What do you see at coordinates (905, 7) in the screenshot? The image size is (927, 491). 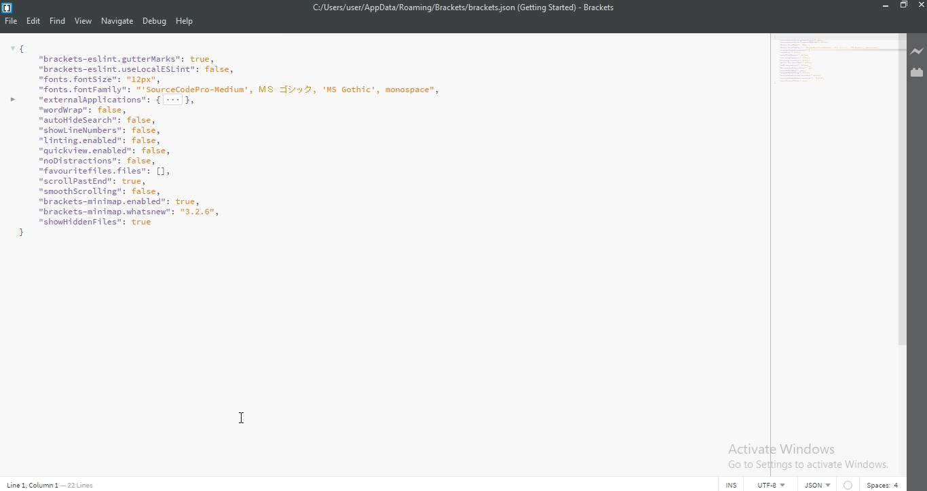 I see `Restore` at bounding box center [905, 7].